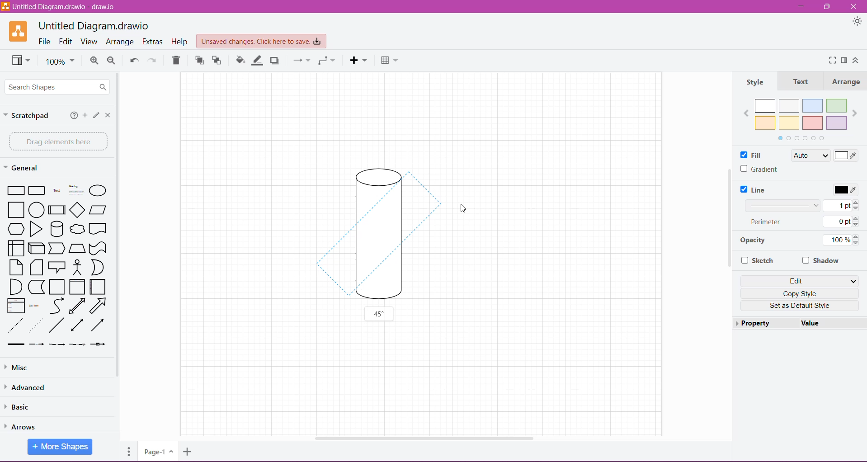 The image size is (867, 462). What do you see at coordinates (802, 205) in the screenshot?
I see `Set Line width` at bounding box center [802, 205].